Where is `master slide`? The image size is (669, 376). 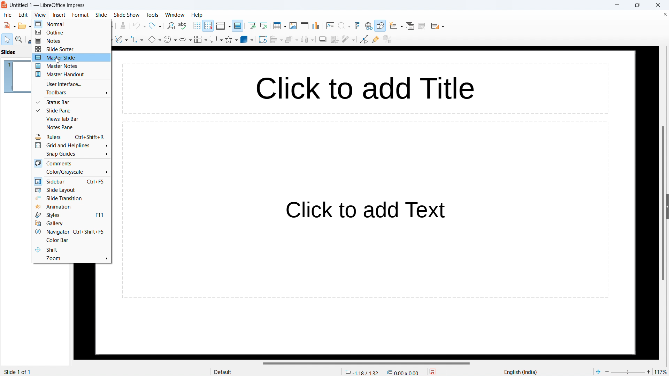
master slide is located at coordinates (71, 57).